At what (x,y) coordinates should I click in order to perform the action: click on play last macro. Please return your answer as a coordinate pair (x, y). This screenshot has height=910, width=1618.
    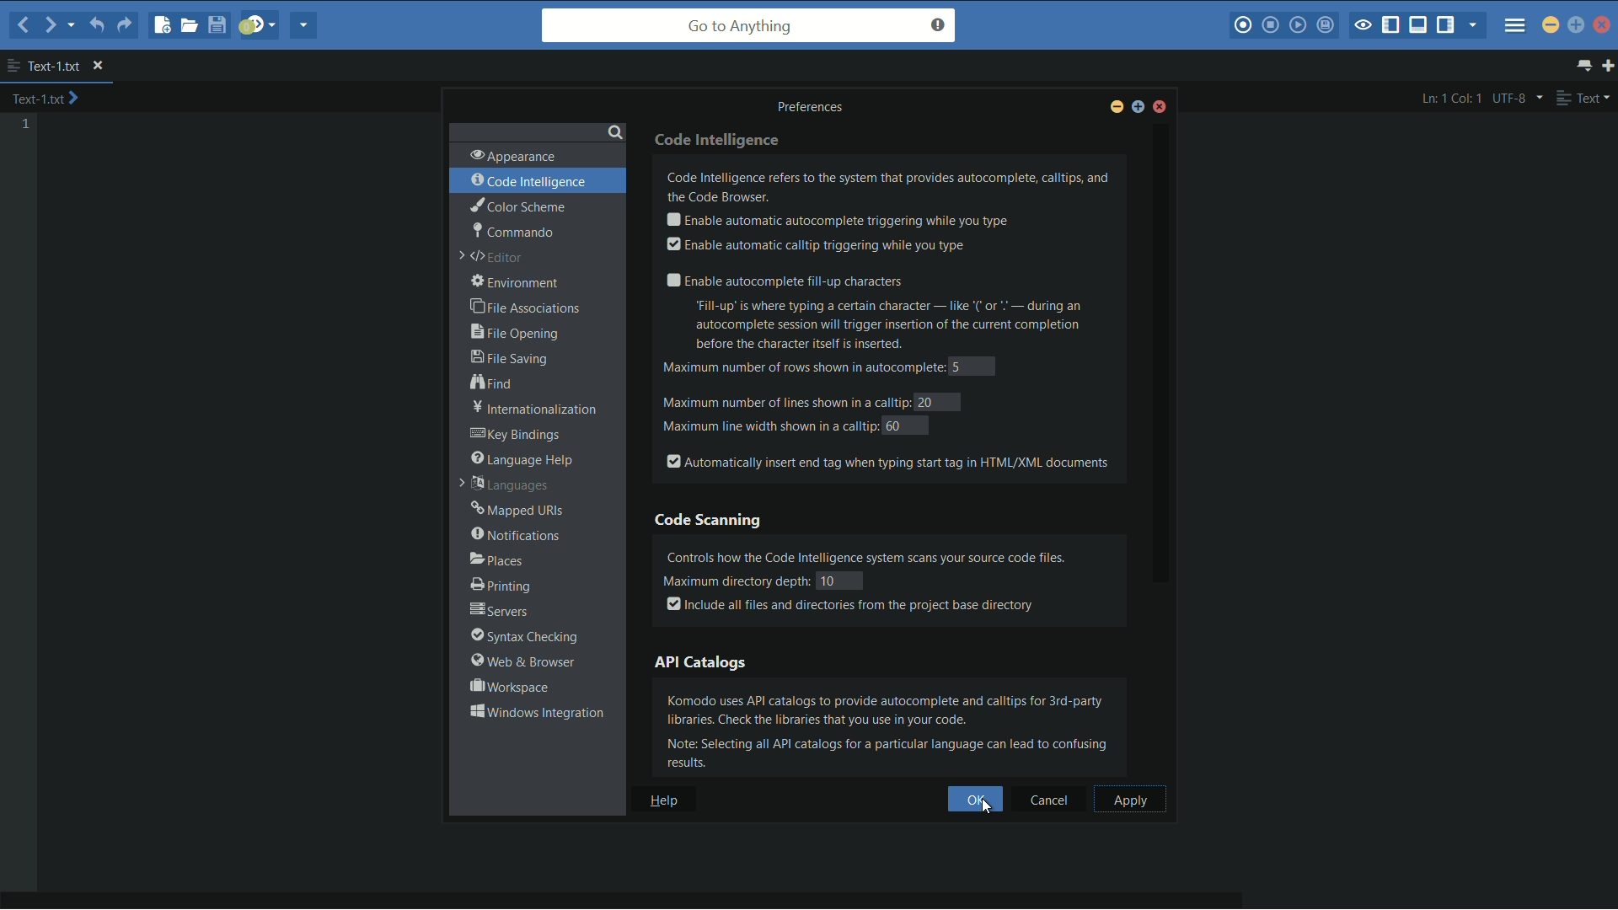
    Looking at the image, I should click on (1297, 25).